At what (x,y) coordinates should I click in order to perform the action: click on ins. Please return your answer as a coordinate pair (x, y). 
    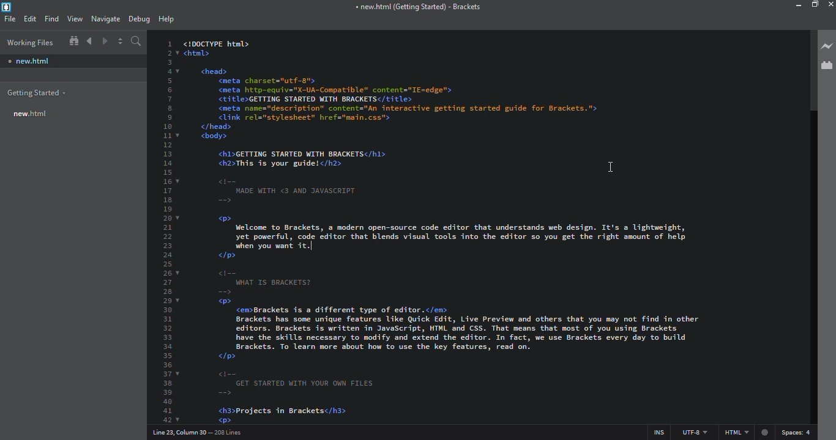
    Looking at the image, I should click on (655, 430).